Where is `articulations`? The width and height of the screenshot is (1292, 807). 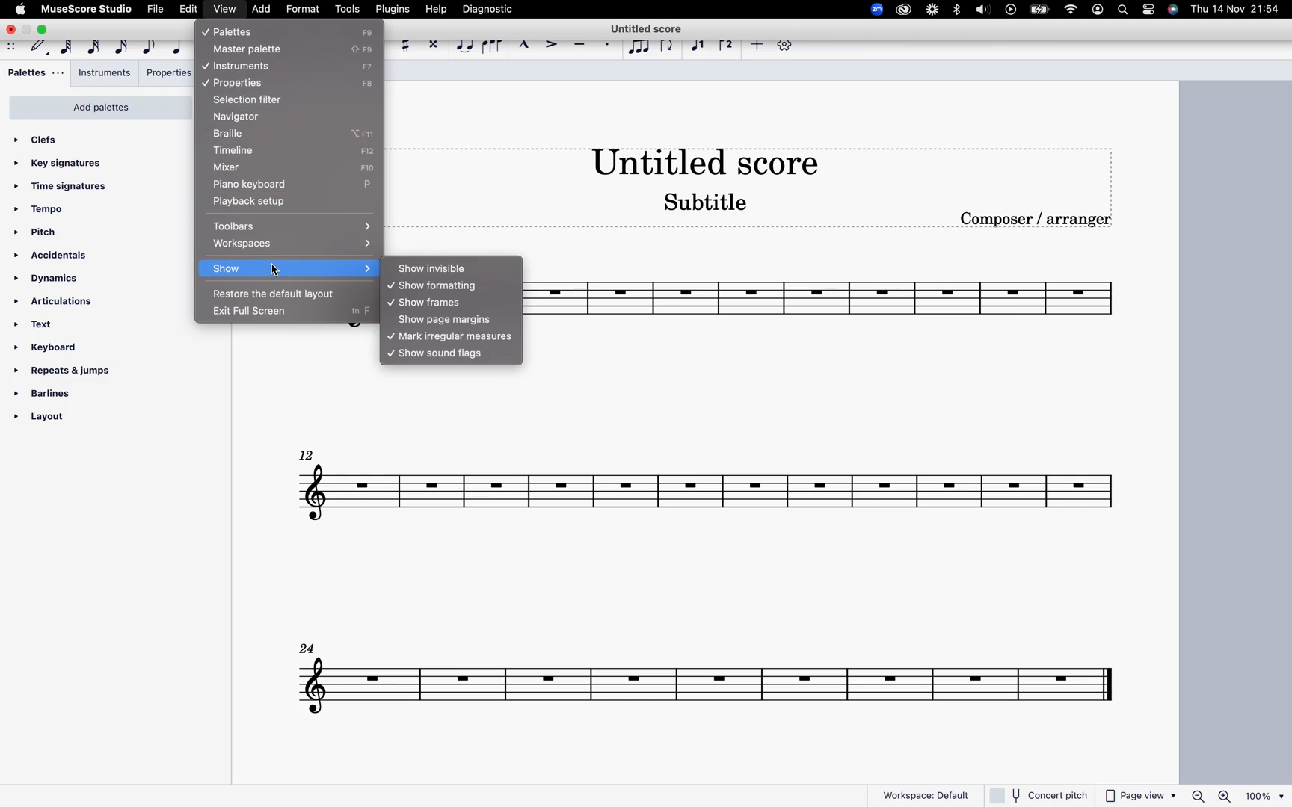
articulations is located at coordinates (60, 300).